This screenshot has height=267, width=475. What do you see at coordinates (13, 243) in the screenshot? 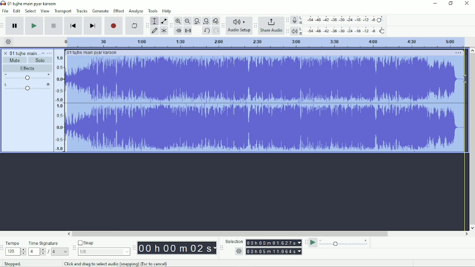
I see `Tempo` at bounding box center [13, 243].